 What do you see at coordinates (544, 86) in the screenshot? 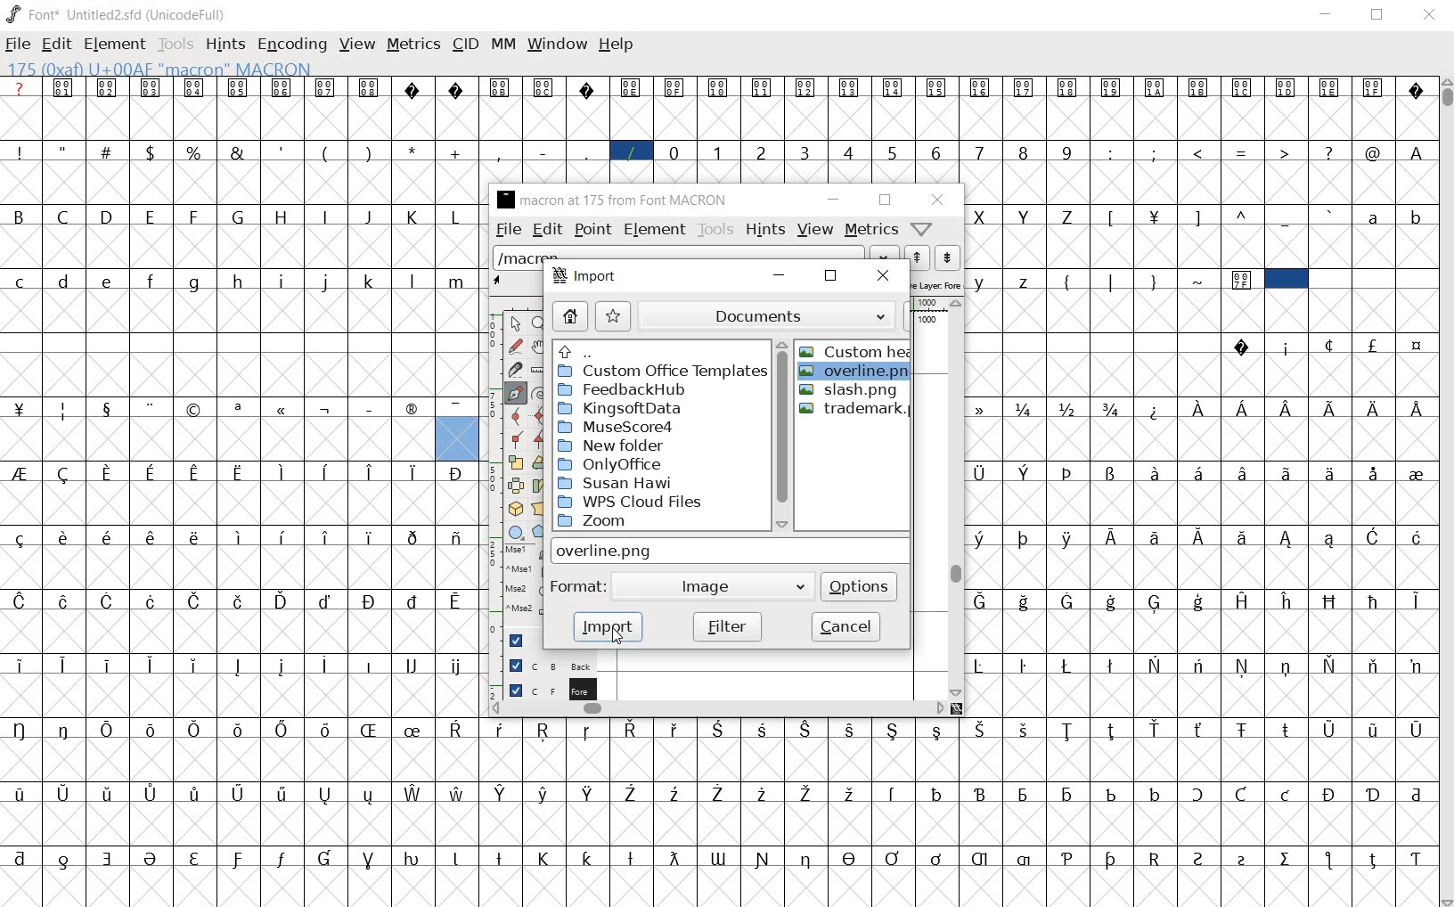
I see `Symbol` at bounding box center [544, 86].